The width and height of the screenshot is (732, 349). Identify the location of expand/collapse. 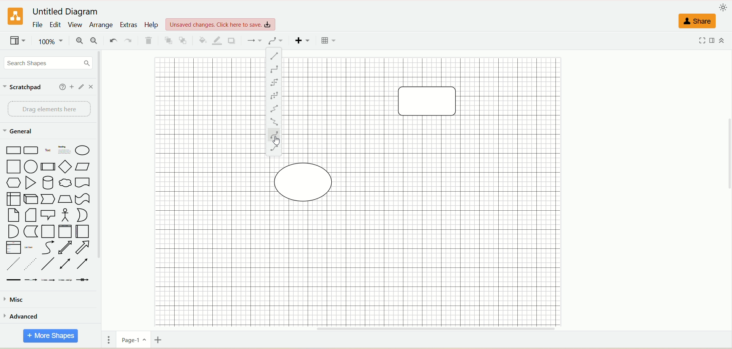
(724, 40).